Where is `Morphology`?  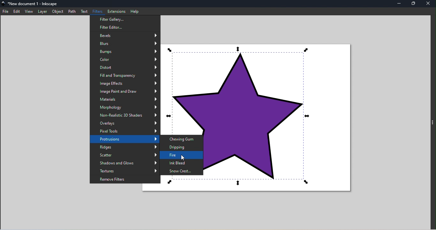 Morphology is located at coordinates (125, 107).